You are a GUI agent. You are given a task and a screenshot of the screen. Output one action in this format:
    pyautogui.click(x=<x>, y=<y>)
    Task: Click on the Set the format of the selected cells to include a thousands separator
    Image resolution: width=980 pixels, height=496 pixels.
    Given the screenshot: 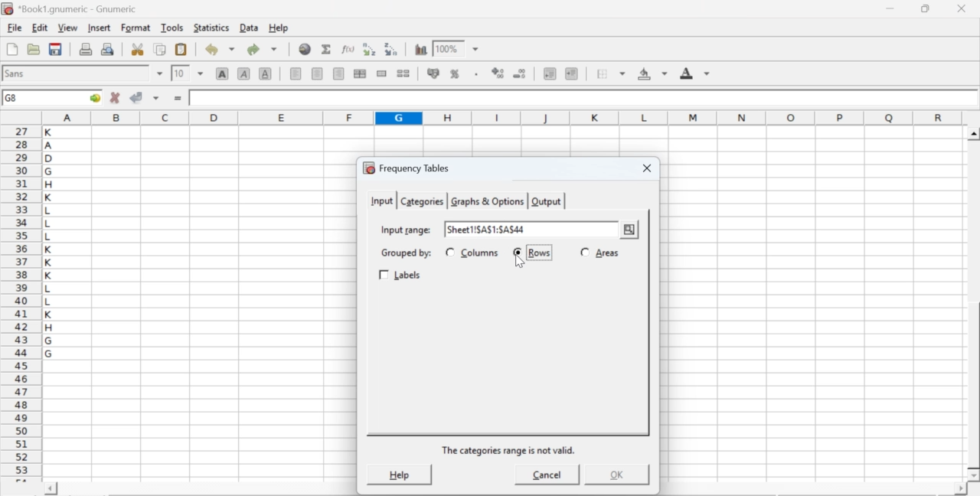 What is the action you would take?
    pyautogui.click(x=475, y=74)
    